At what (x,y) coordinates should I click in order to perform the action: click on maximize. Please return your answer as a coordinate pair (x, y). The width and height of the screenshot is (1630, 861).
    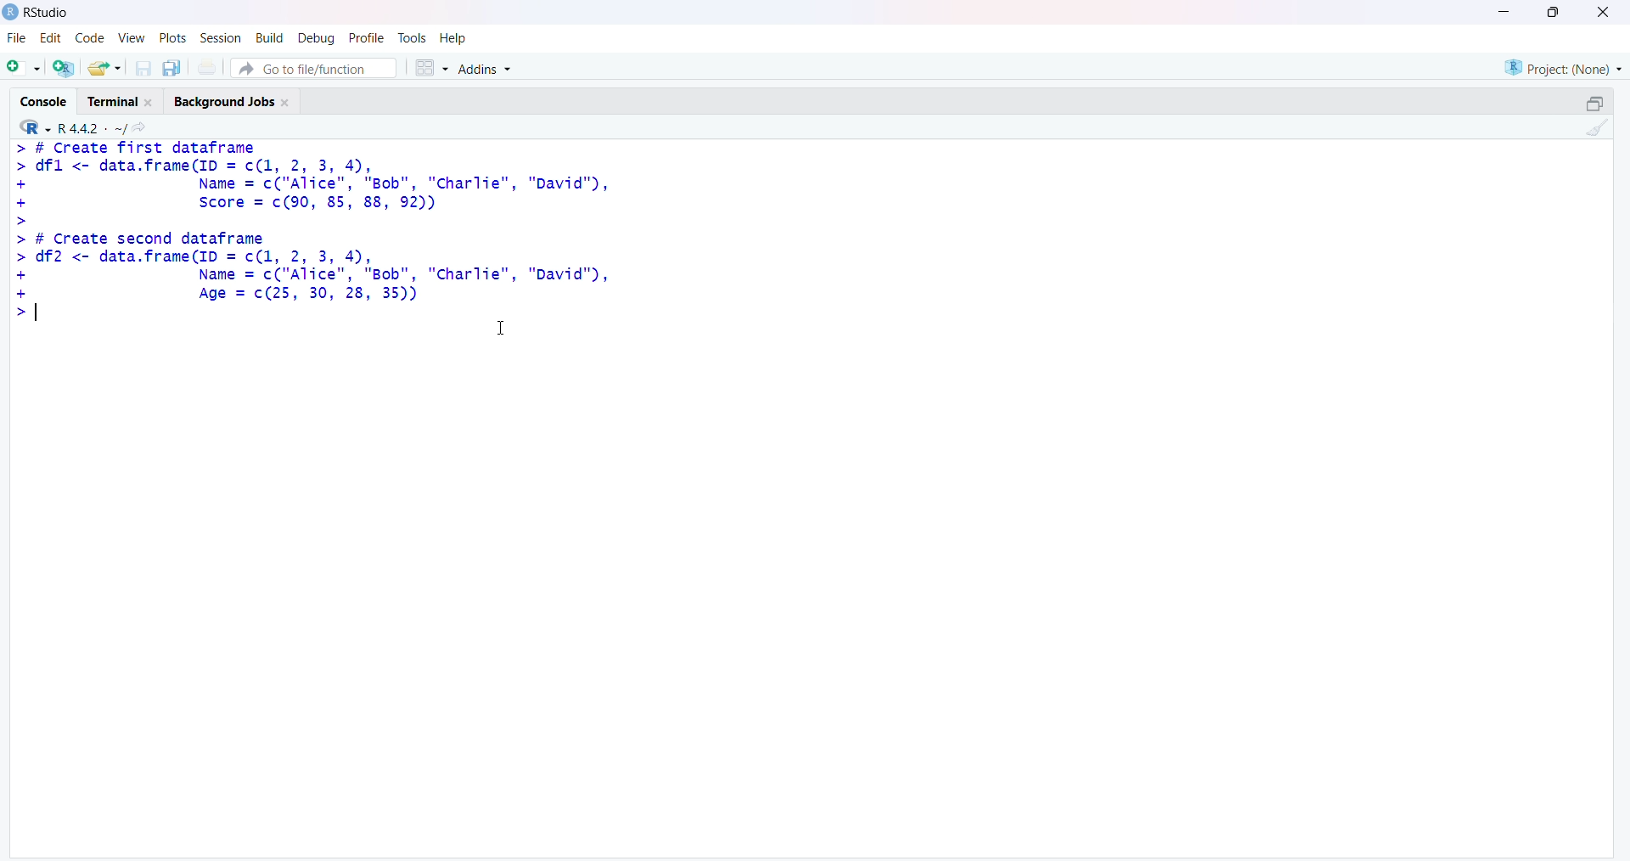
    Looking at the image, I should click on (1555, 12).